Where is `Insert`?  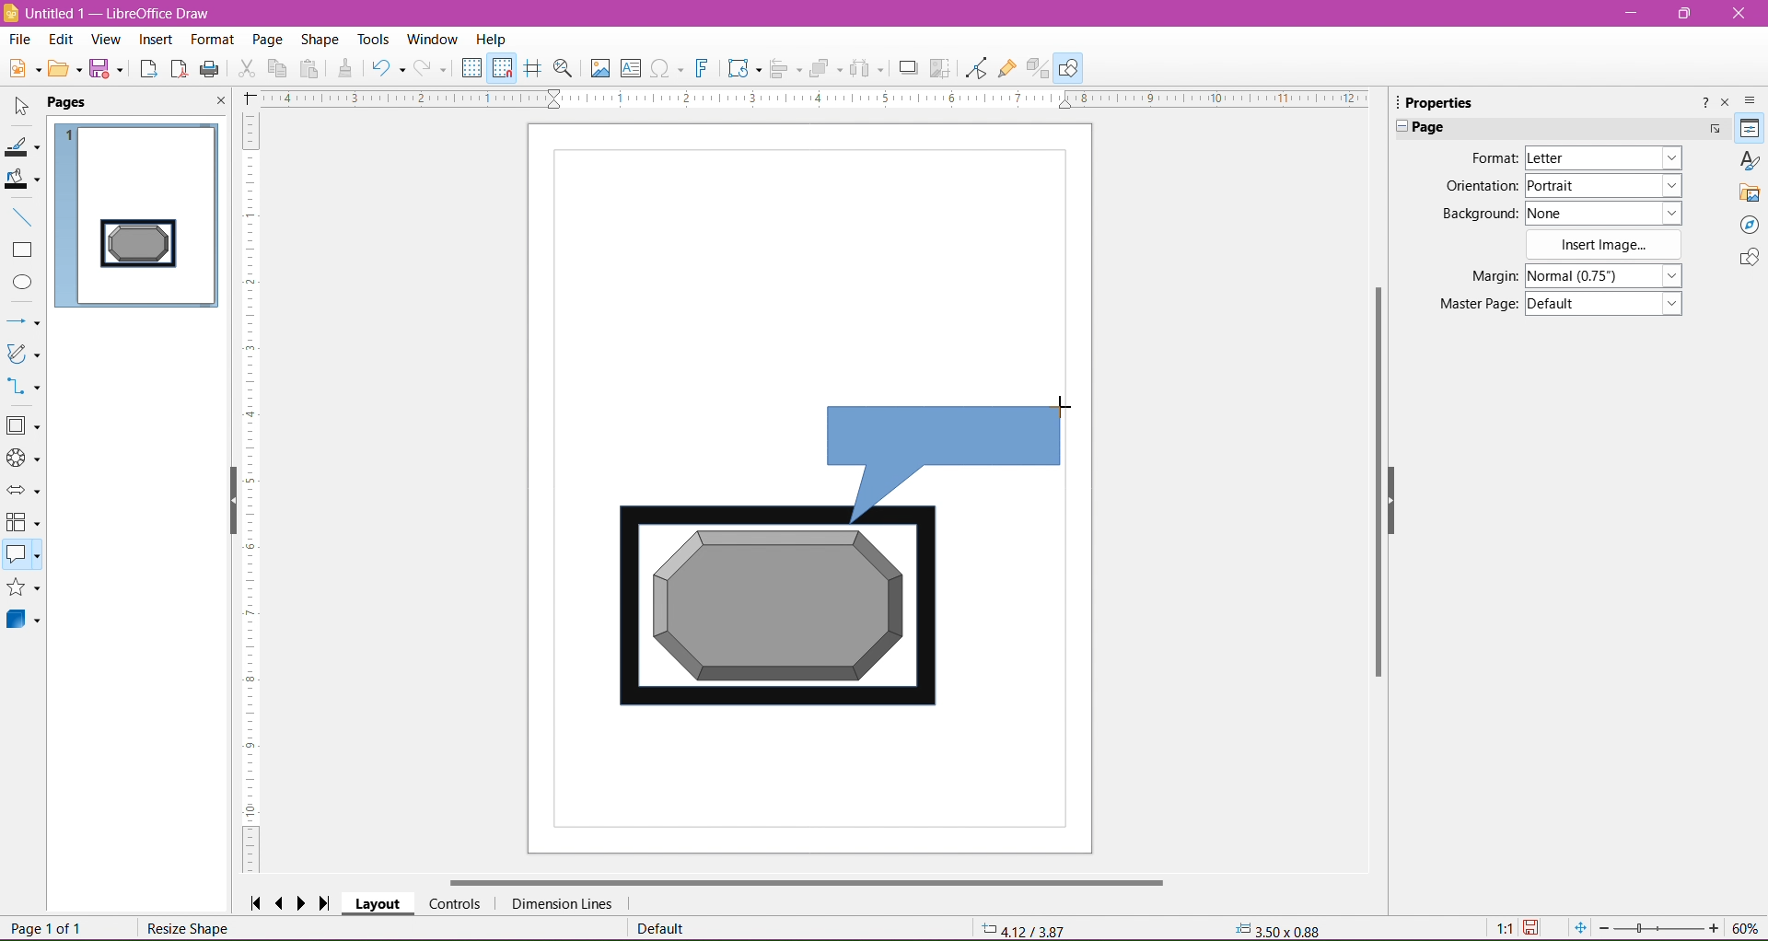 Insert is located at coordinates (155, 40).